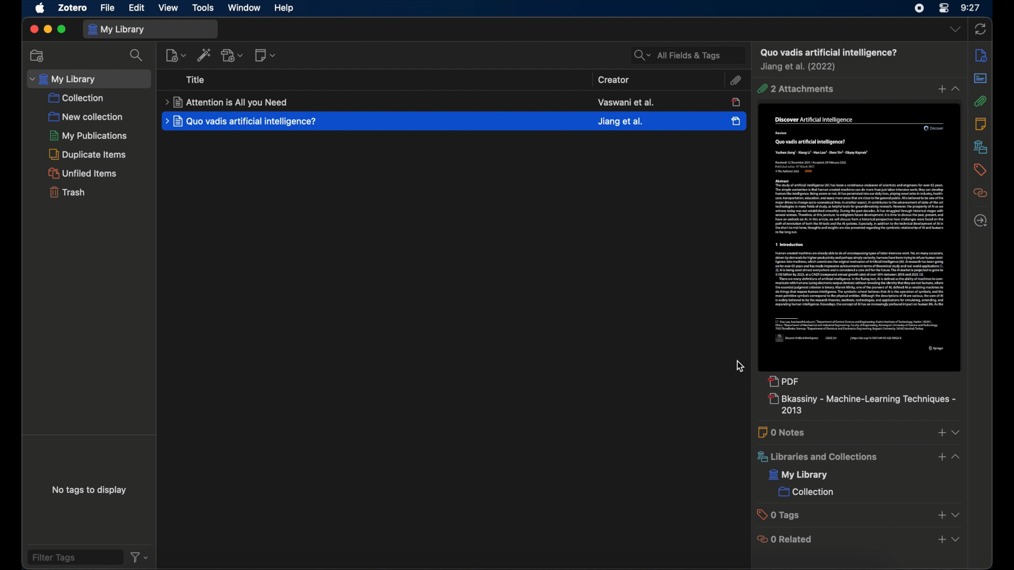 Image resolution: width=1014 pixels, height=570 pixels. What do you see at coordinates (63, 30) in the screenshot?
I see `maximize` at bounding box center [63, 30].